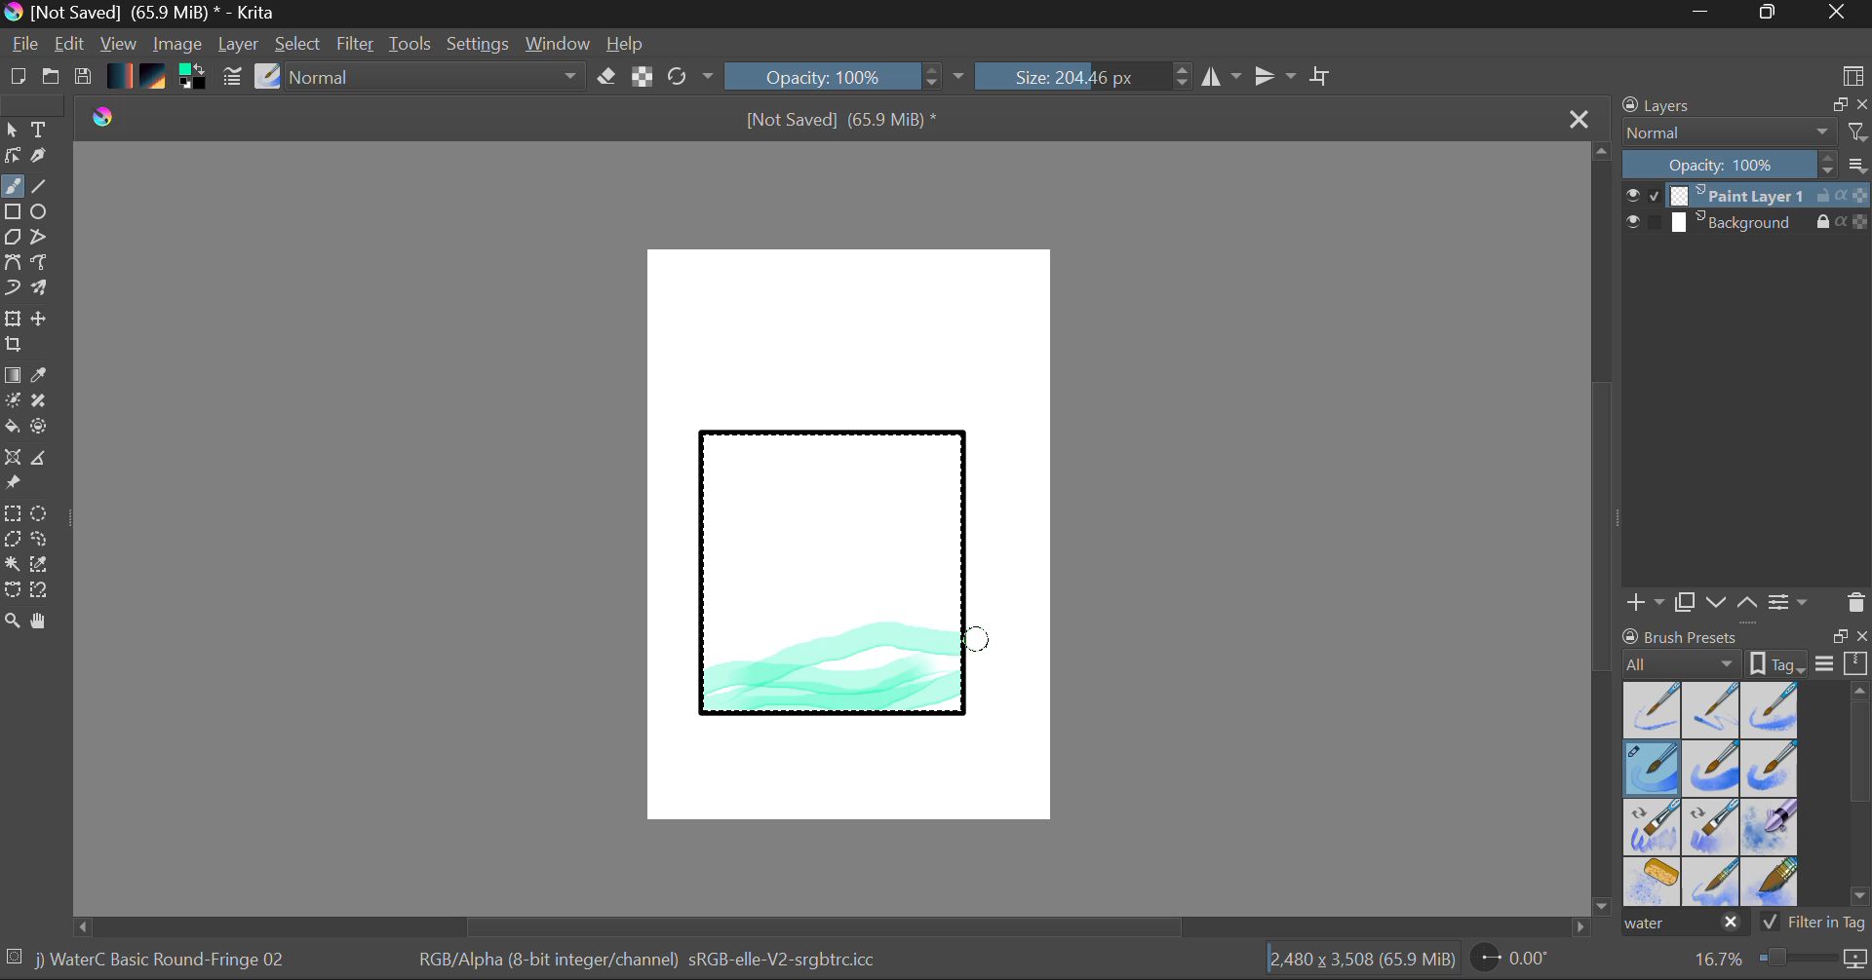 This screenshot has height=980, width=1872. What do you see at coordinates (1856, 603) in the screenshot?
I see `Delete Layer` at bounding box center [1856, 603].